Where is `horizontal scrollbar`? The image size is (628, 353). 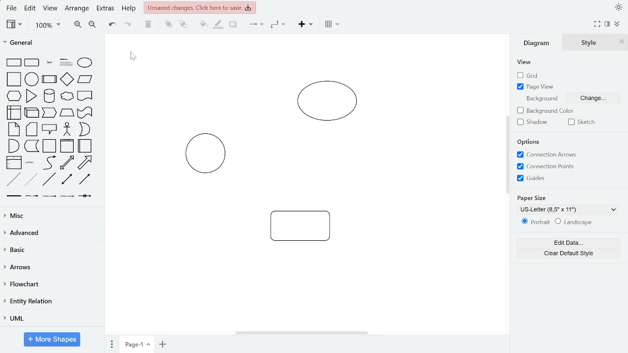
horizontal scrollbar is located at coordinates (301, 332).